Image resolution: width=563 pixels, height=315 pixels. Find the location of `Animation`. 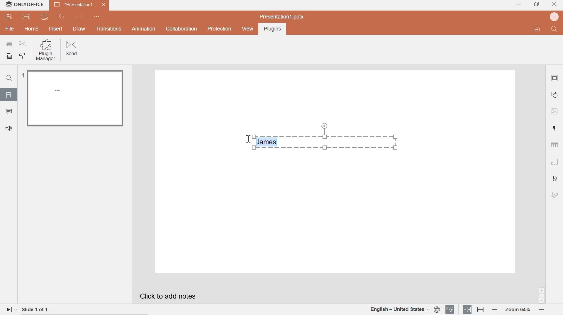

Animation is located at coordinates (144, 28).